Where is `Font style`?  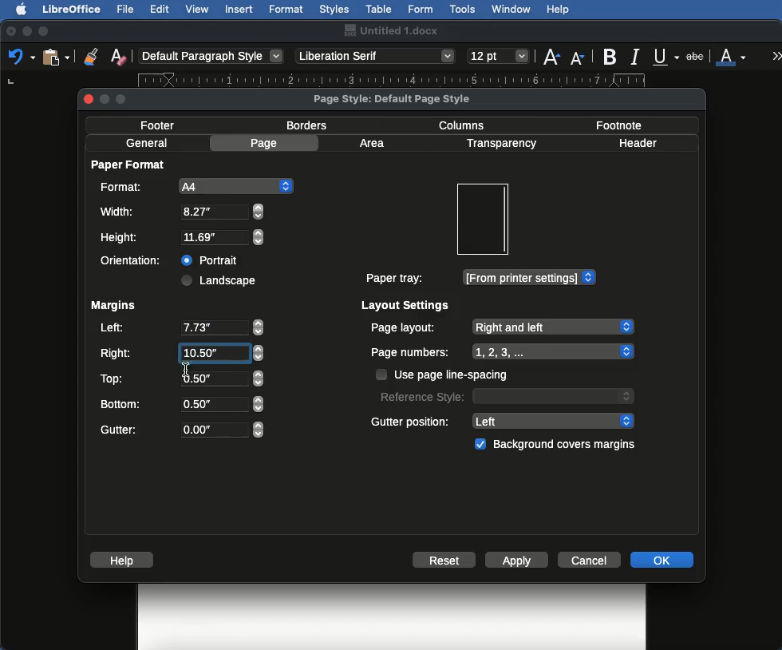 Font style is located at coordinates (377, 56).